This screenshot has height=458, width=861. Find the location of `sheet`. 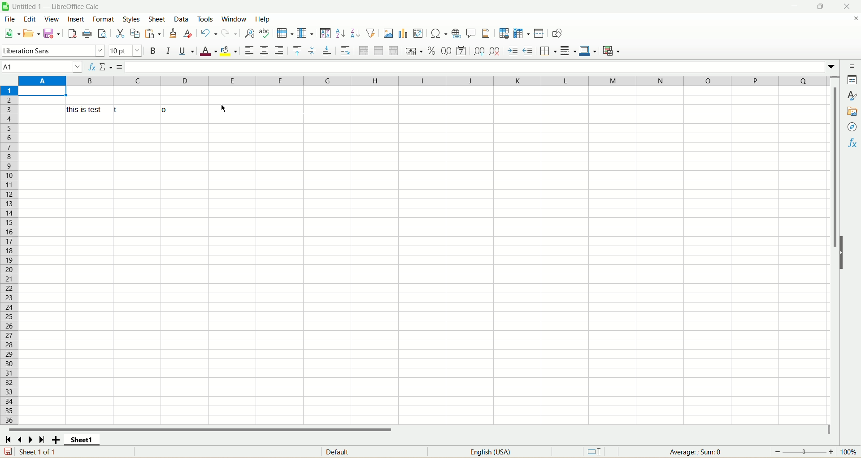

sheet is located at coordinates (422, 255).